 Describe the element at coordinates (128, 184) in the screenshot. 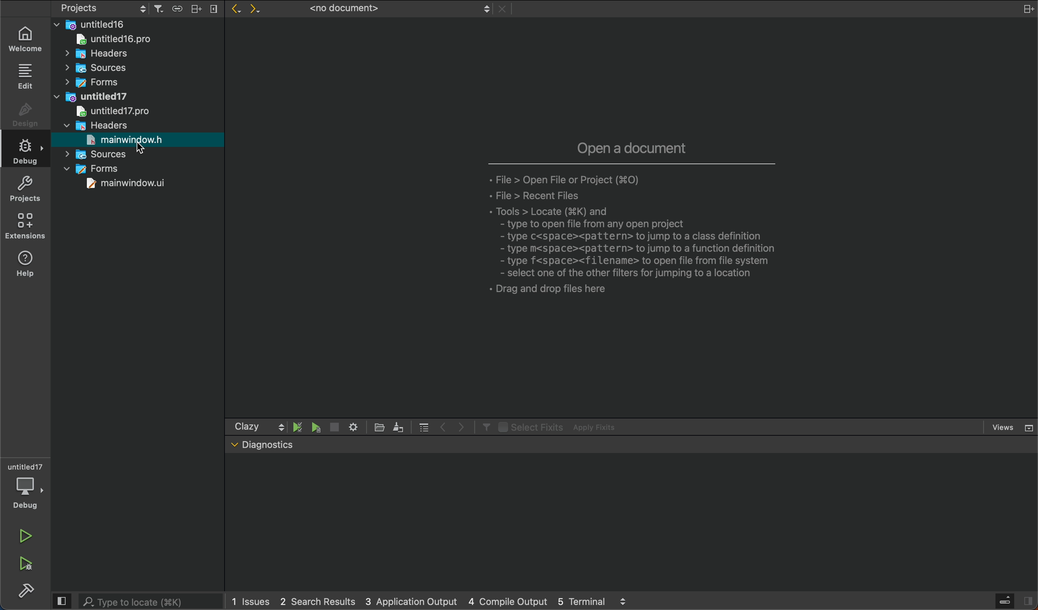

I see `mainwindow.ui` at that location.